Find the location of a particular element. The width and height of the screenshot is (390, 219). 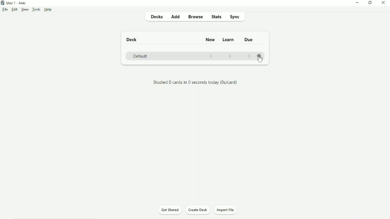

Sync is located at coordinates (238, 16).